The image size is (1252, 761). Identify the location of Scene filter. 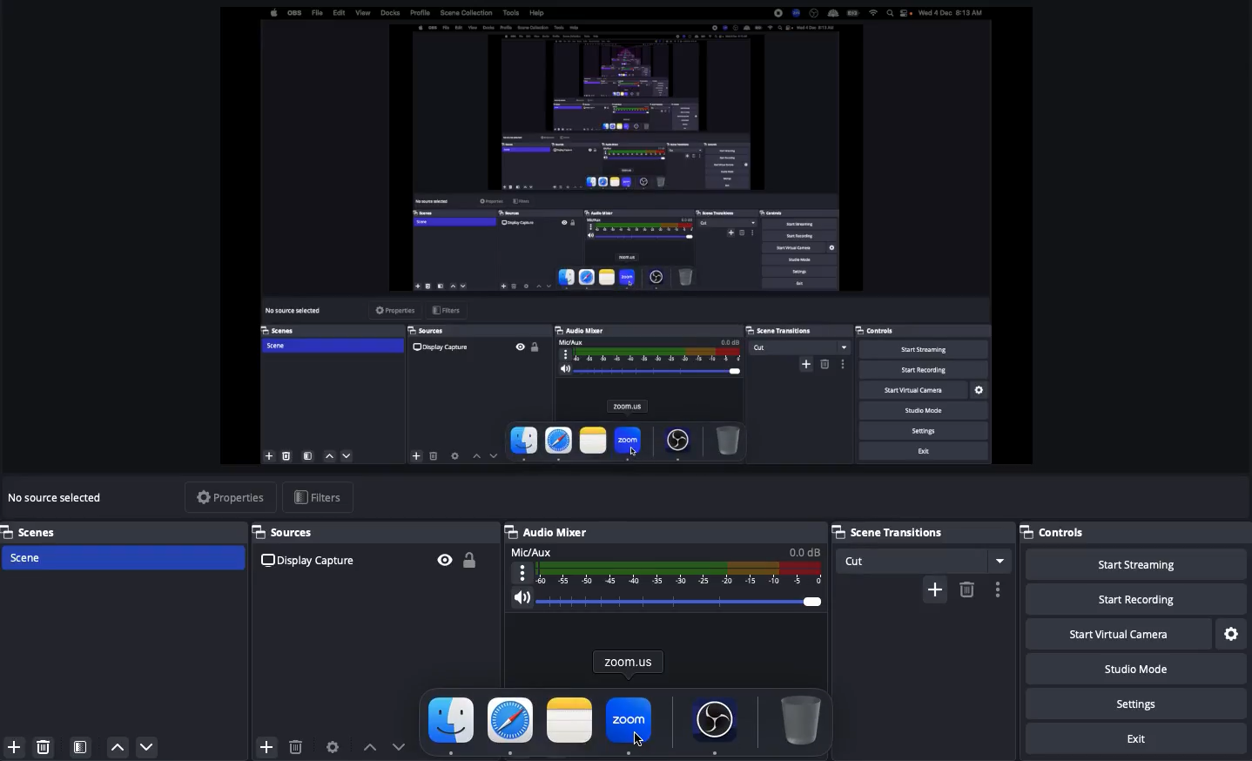
(81, 748).